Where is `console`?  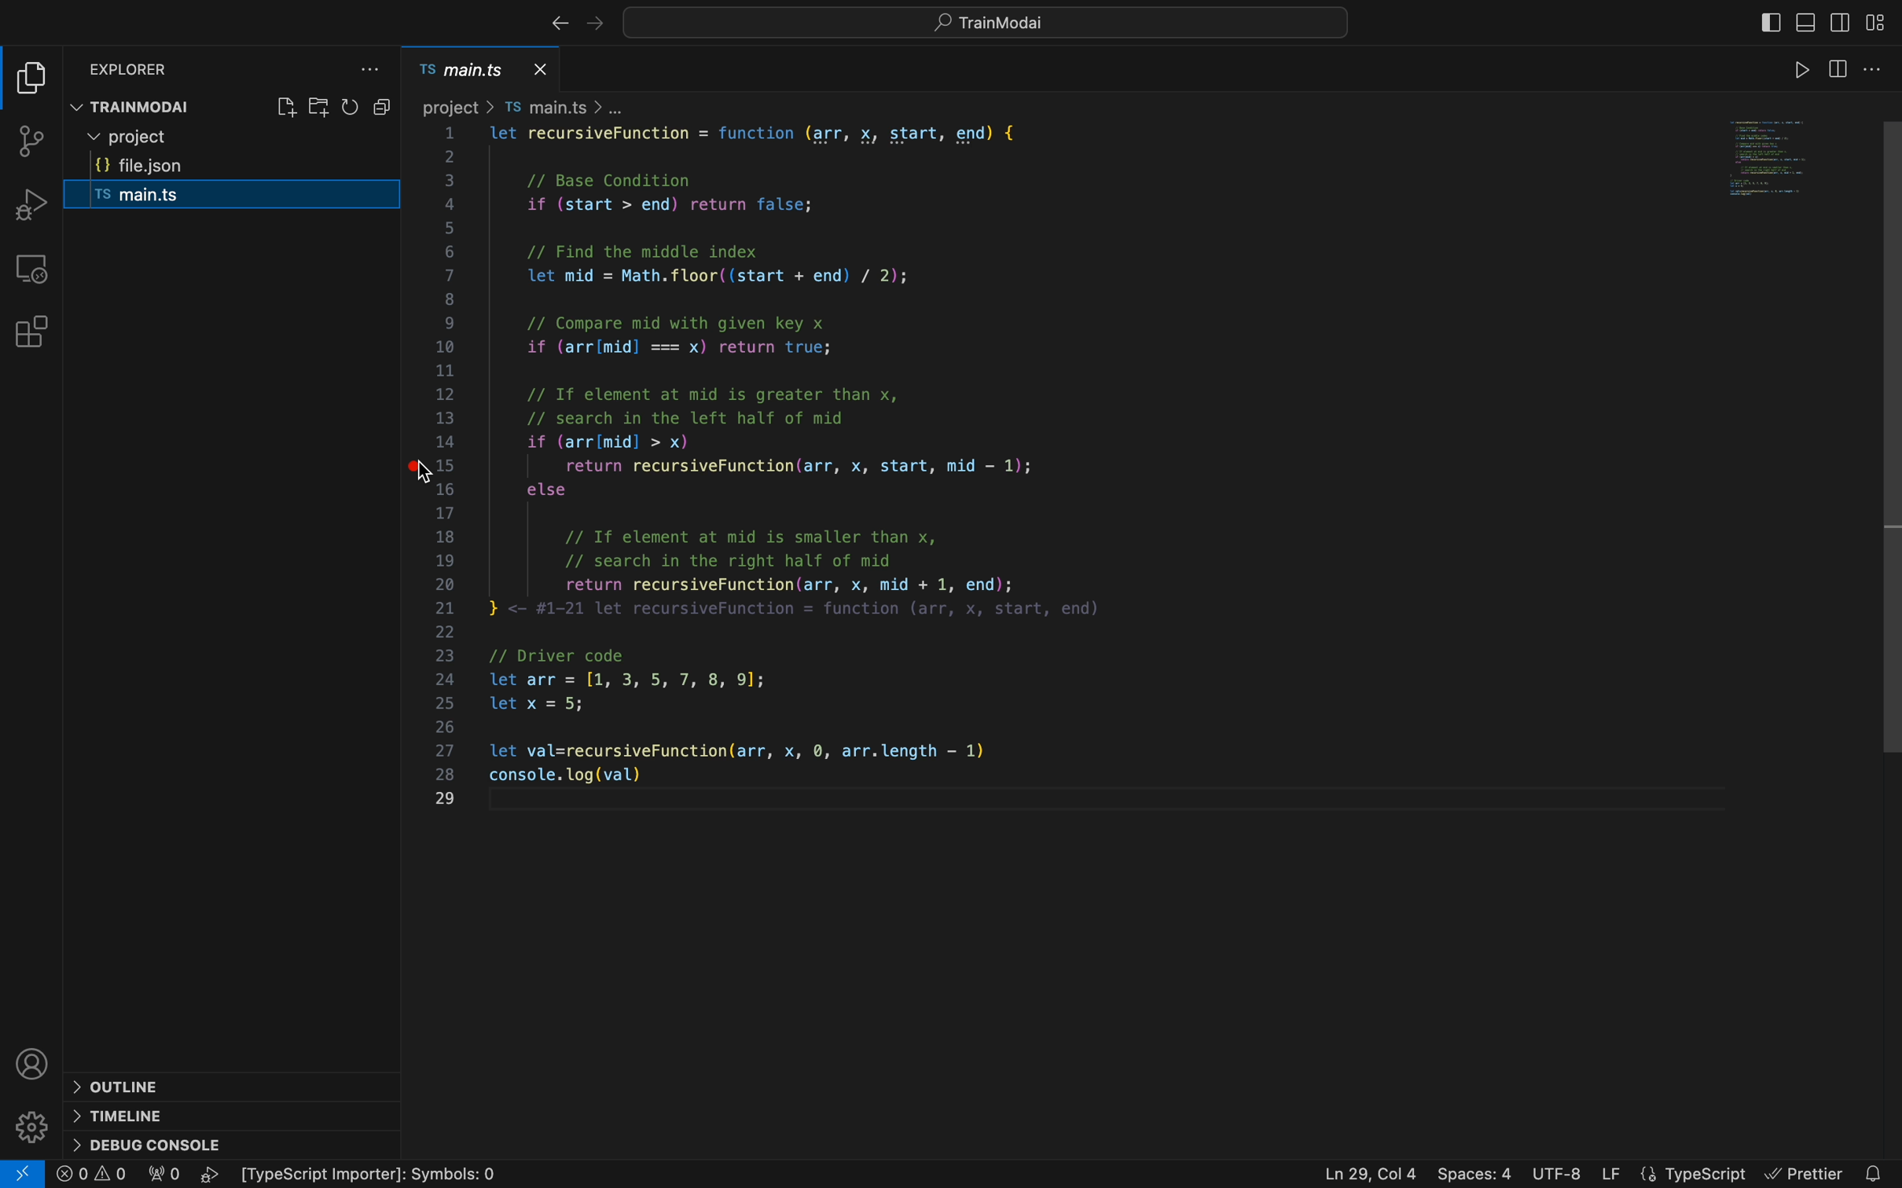
console is located at coordinates (175, 1144).